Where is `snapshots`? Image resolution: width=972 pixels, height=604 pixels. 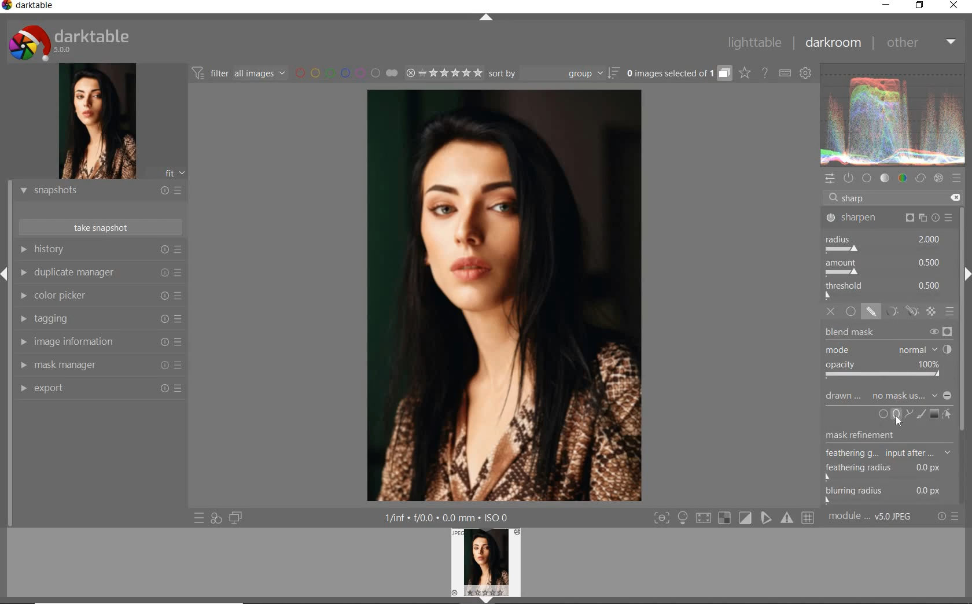
snapshots is located at coordinates (99, 191).